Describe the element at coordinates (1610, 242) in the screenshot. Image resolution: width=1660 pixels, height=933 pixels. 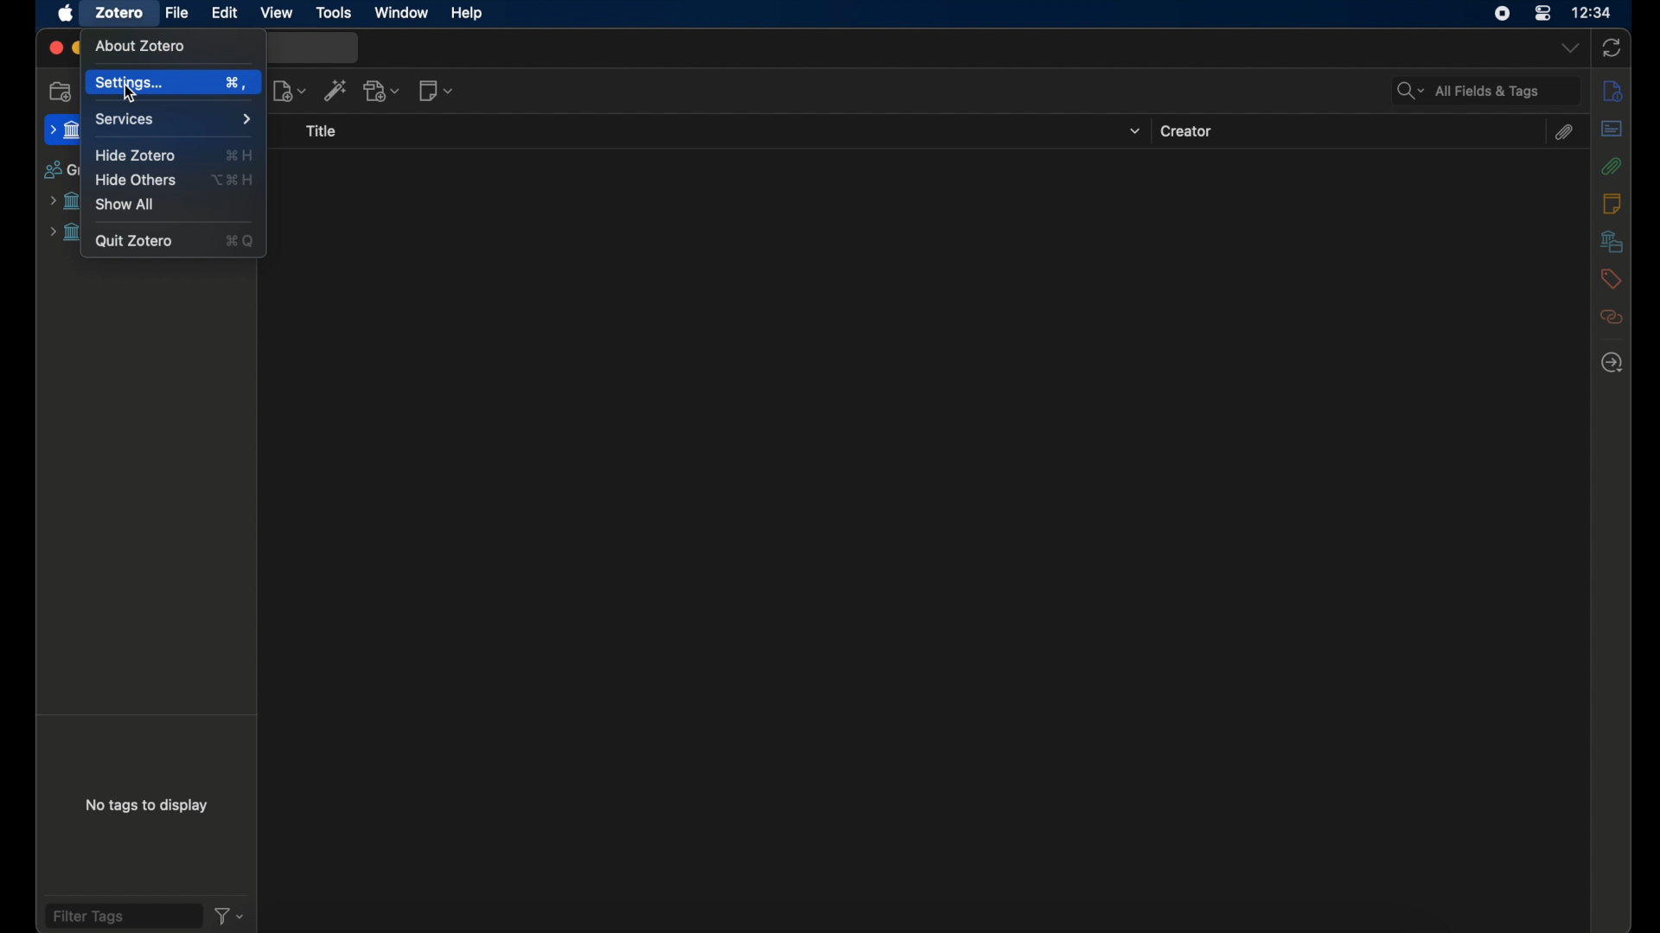
I see `libraries and collections` at that location.